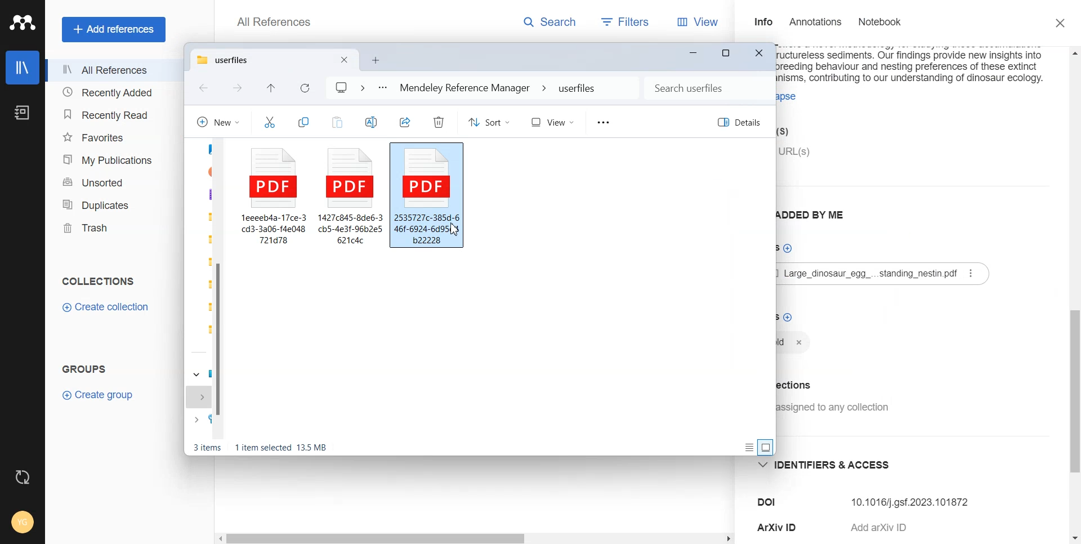  What do you see at coordinates (377, 539) in the screenshot?
I see `Horizontal scroll bar` at bounding box center [377, 539].